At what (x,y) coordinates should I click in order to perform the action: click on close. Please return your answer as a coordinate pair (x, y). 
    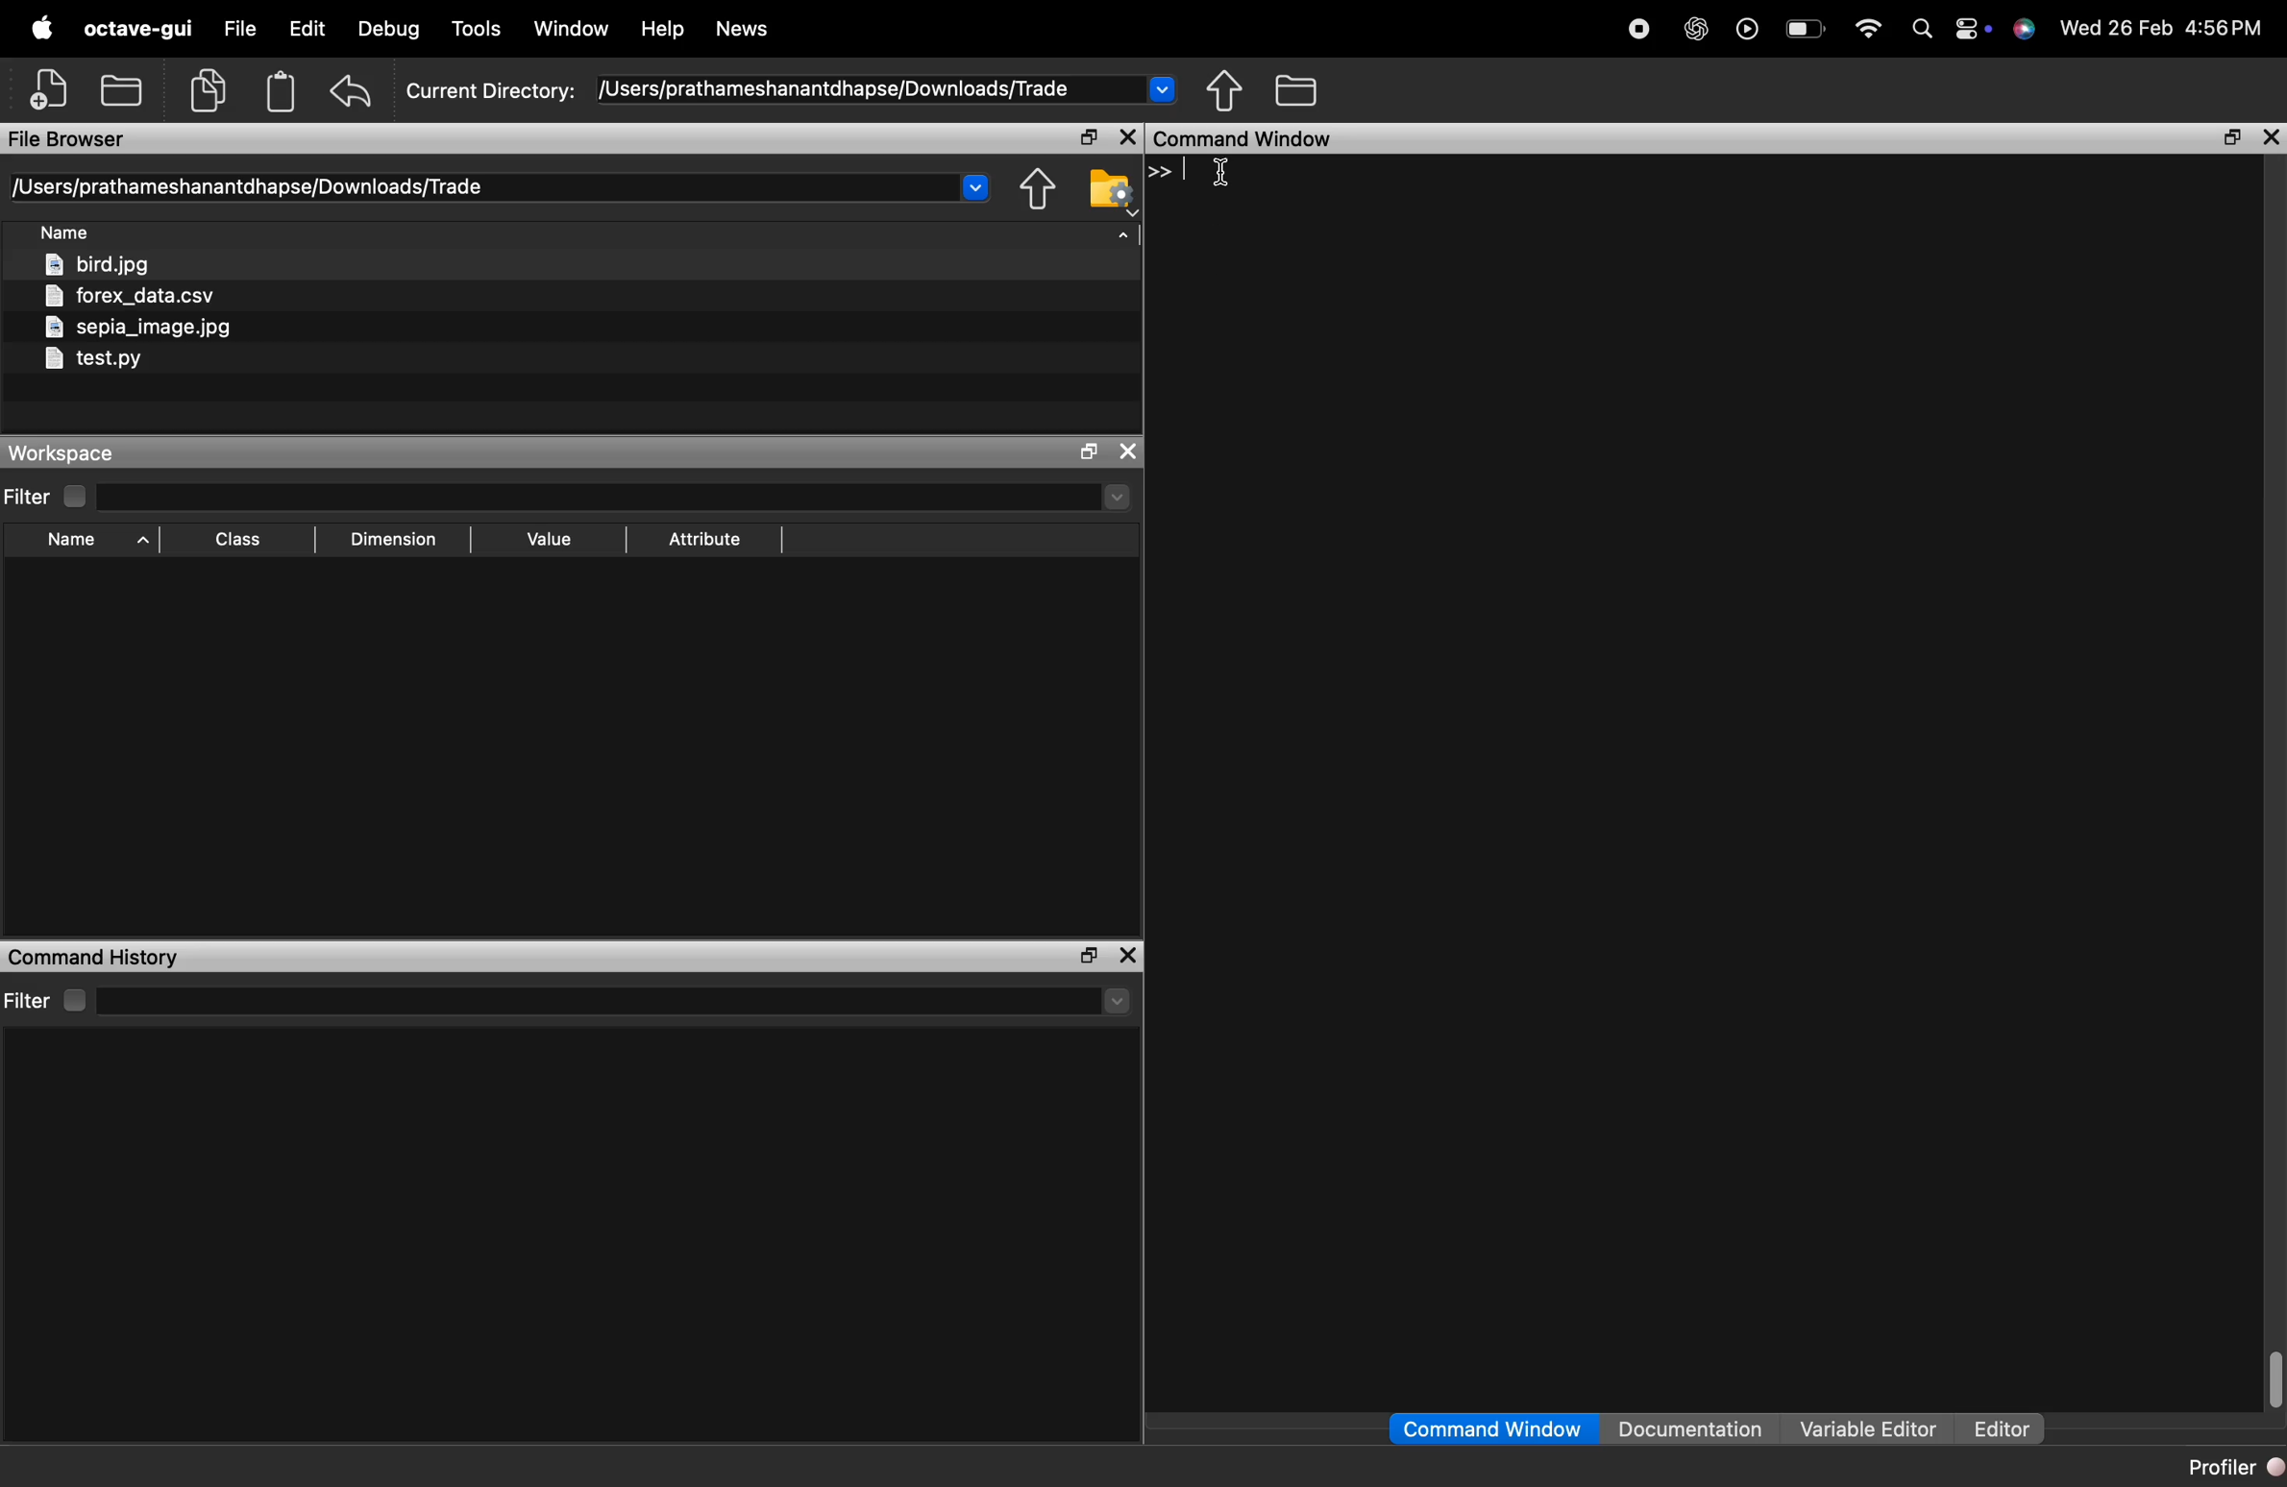
    Looking at the image, I should click on (1131, 956).